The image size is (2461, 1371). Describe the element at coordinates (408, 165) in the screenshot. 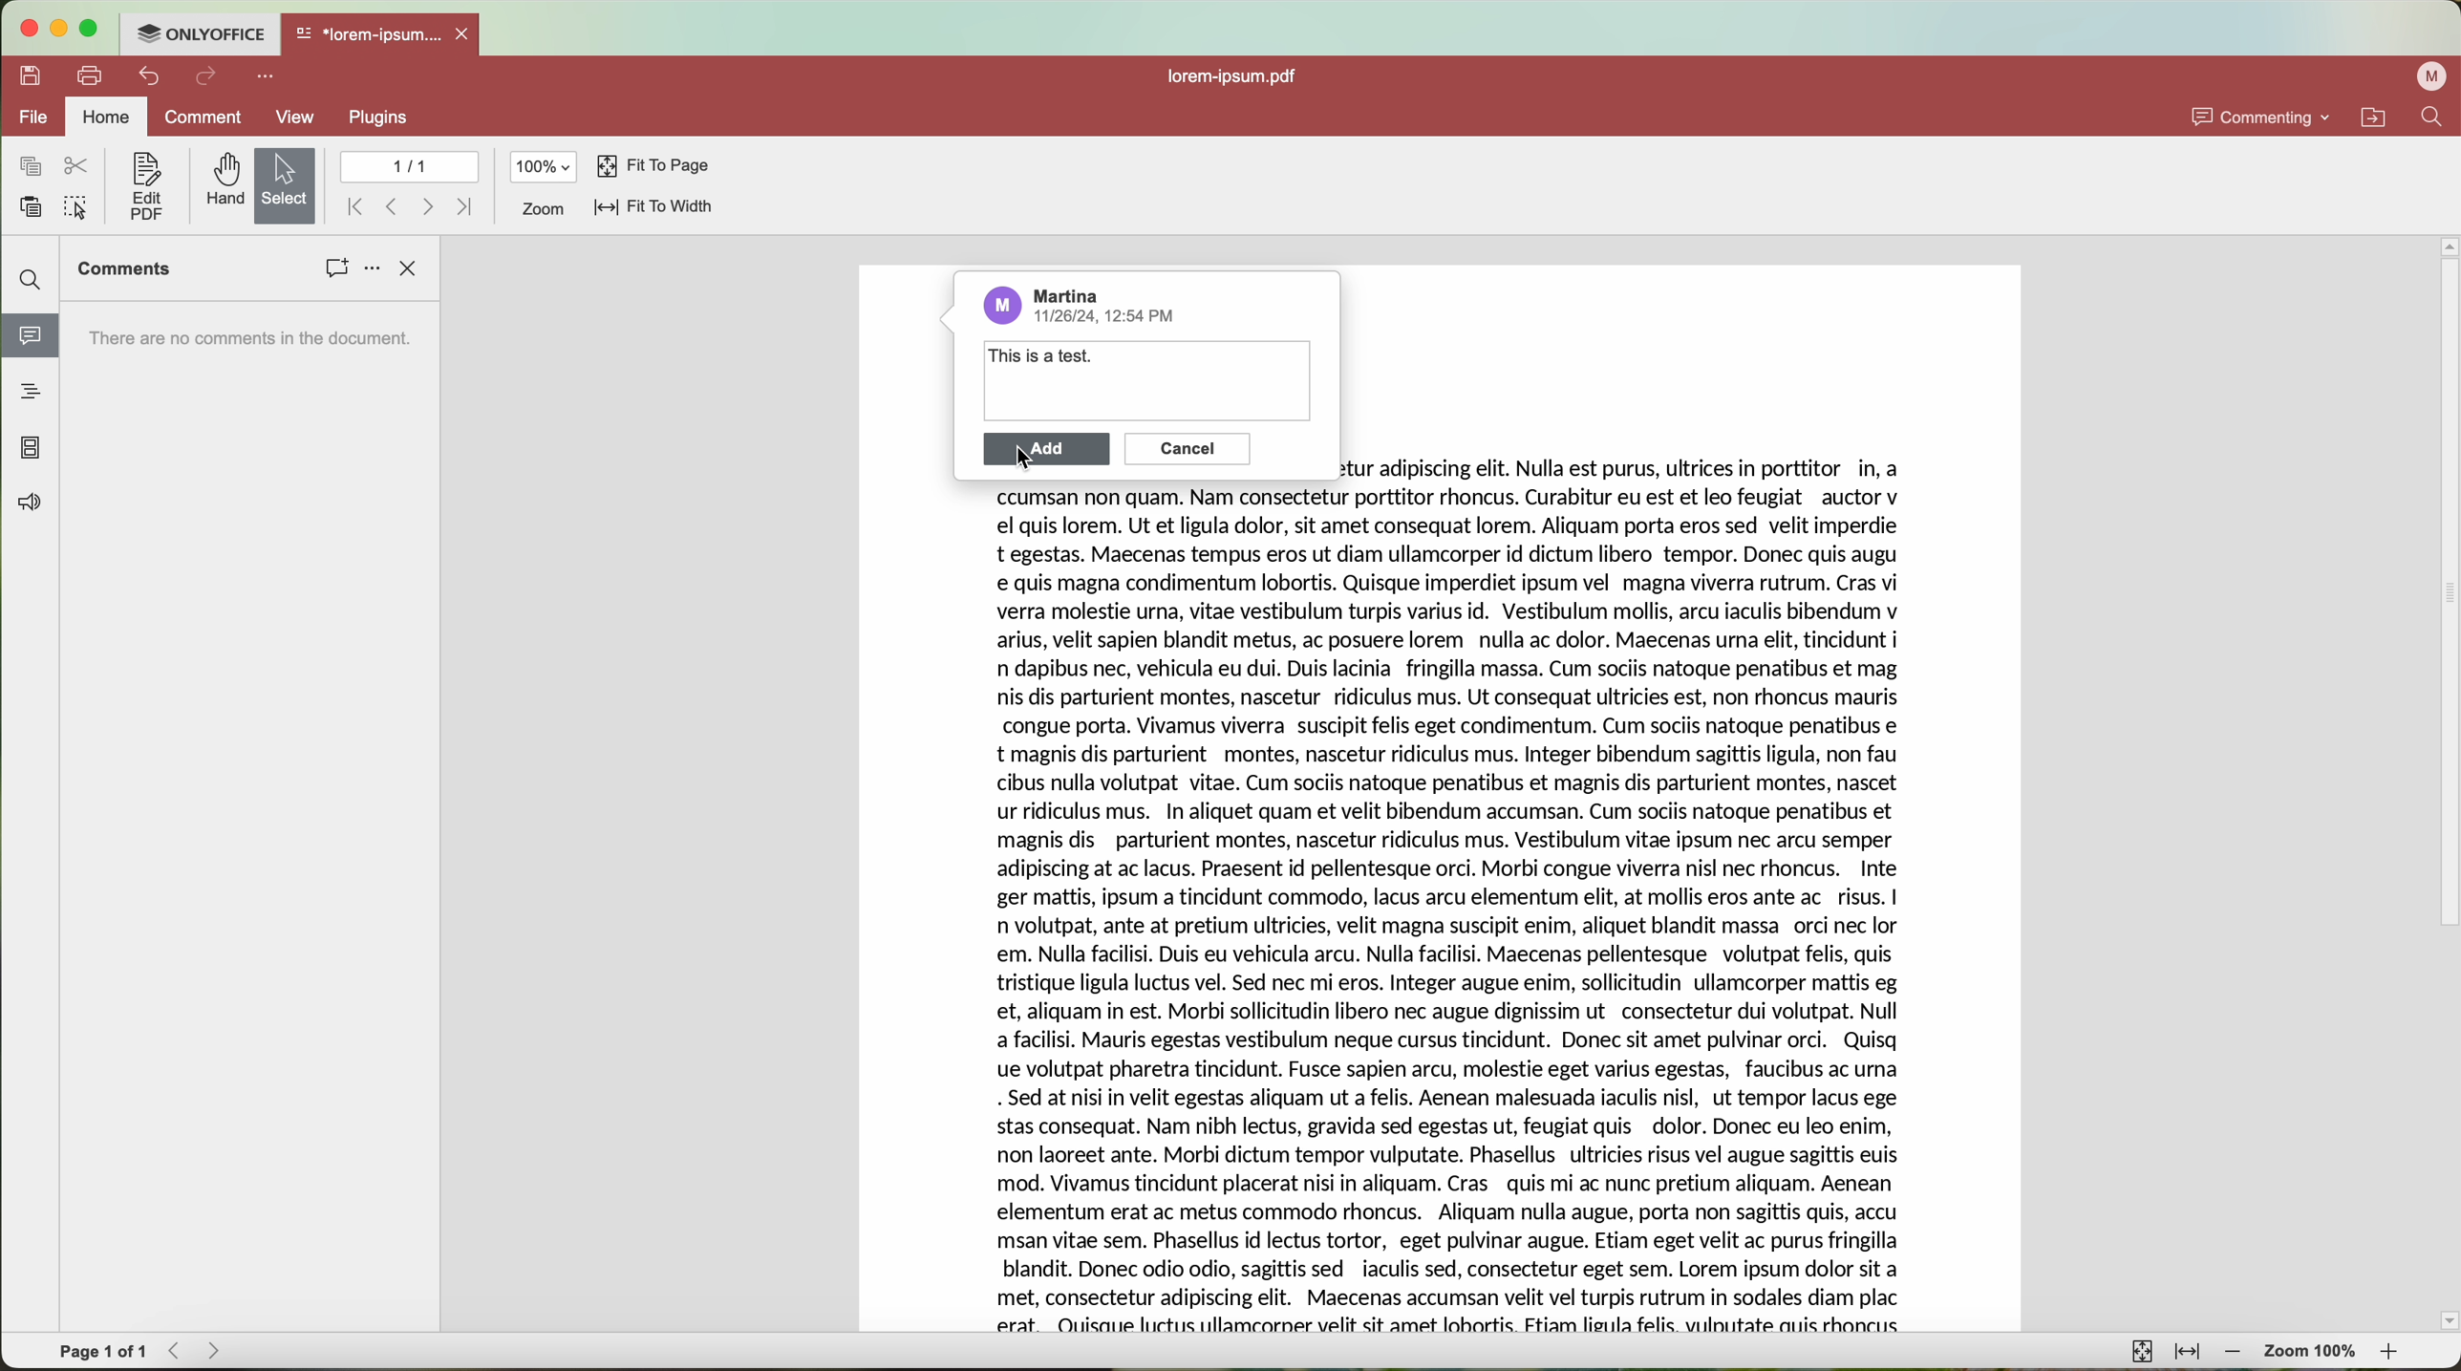

I see `1/1` at that location.